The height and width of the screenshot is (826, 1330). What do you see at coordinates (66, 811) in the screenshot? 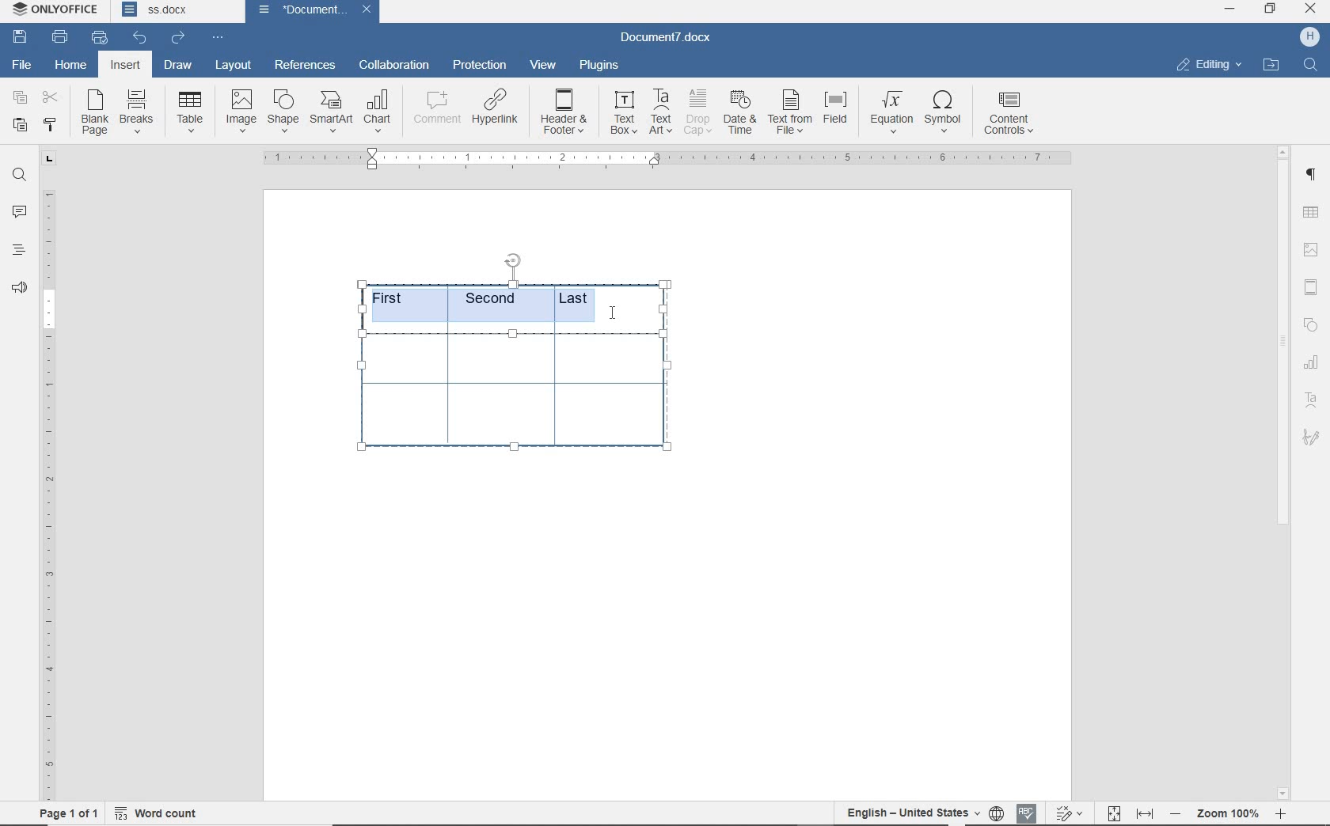
I see `page 1 of 1` at bounding box center [66, 811].